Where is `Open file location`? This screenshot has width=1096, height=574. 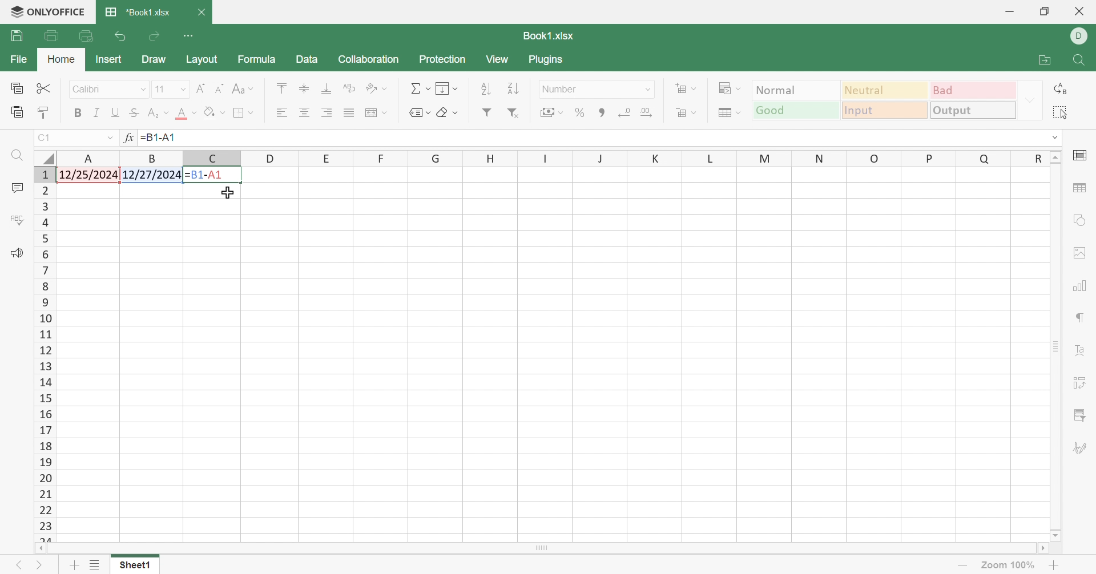 Open file location is located at coordinates (1046, 60).